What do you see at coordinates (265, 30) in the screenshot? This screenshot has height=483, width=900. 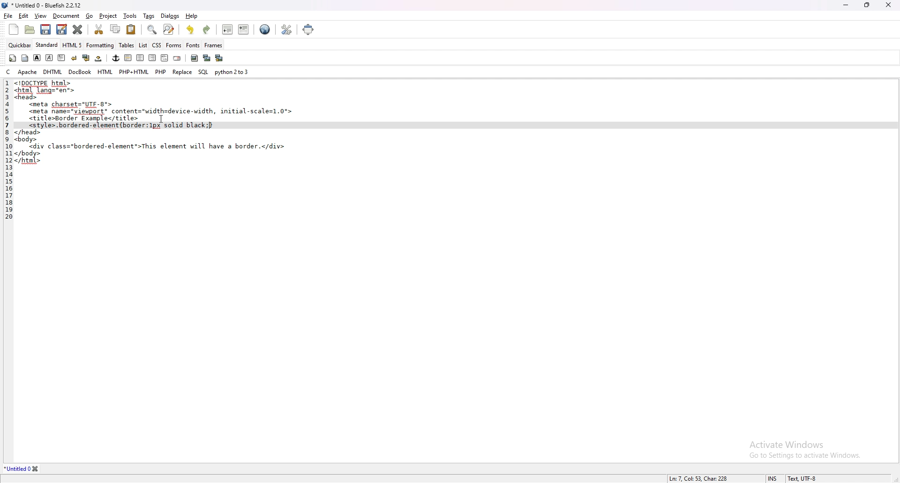 I see `edit in browser` at bounding box center [265, 30].